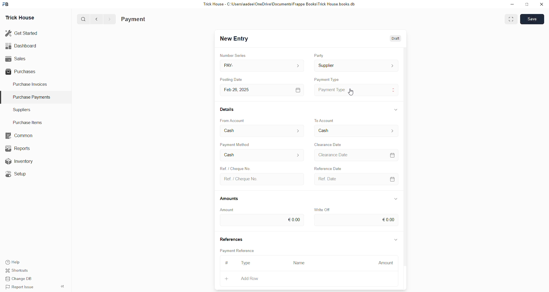 The height and width of the screenshot is (292, 549). Describe the element at coordinates (322, 208) in the screenshot. I see `Write Off` at that location.